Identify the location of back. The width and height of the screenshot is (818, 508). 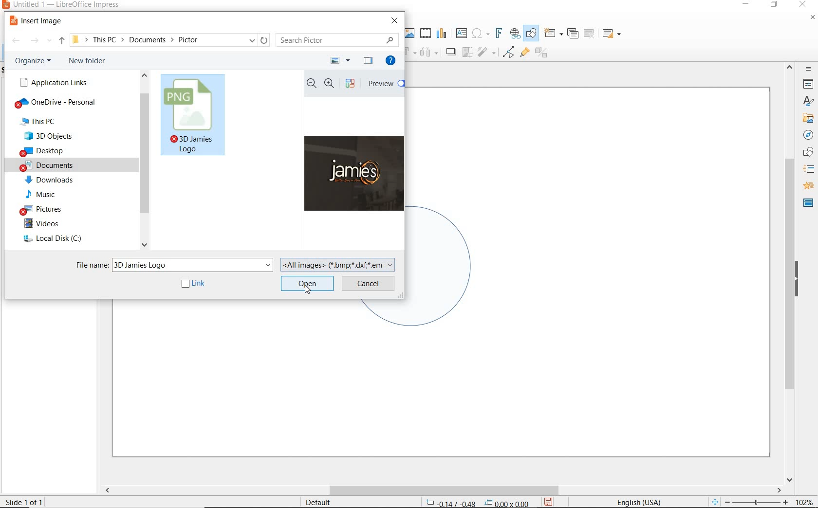
(16, 41).